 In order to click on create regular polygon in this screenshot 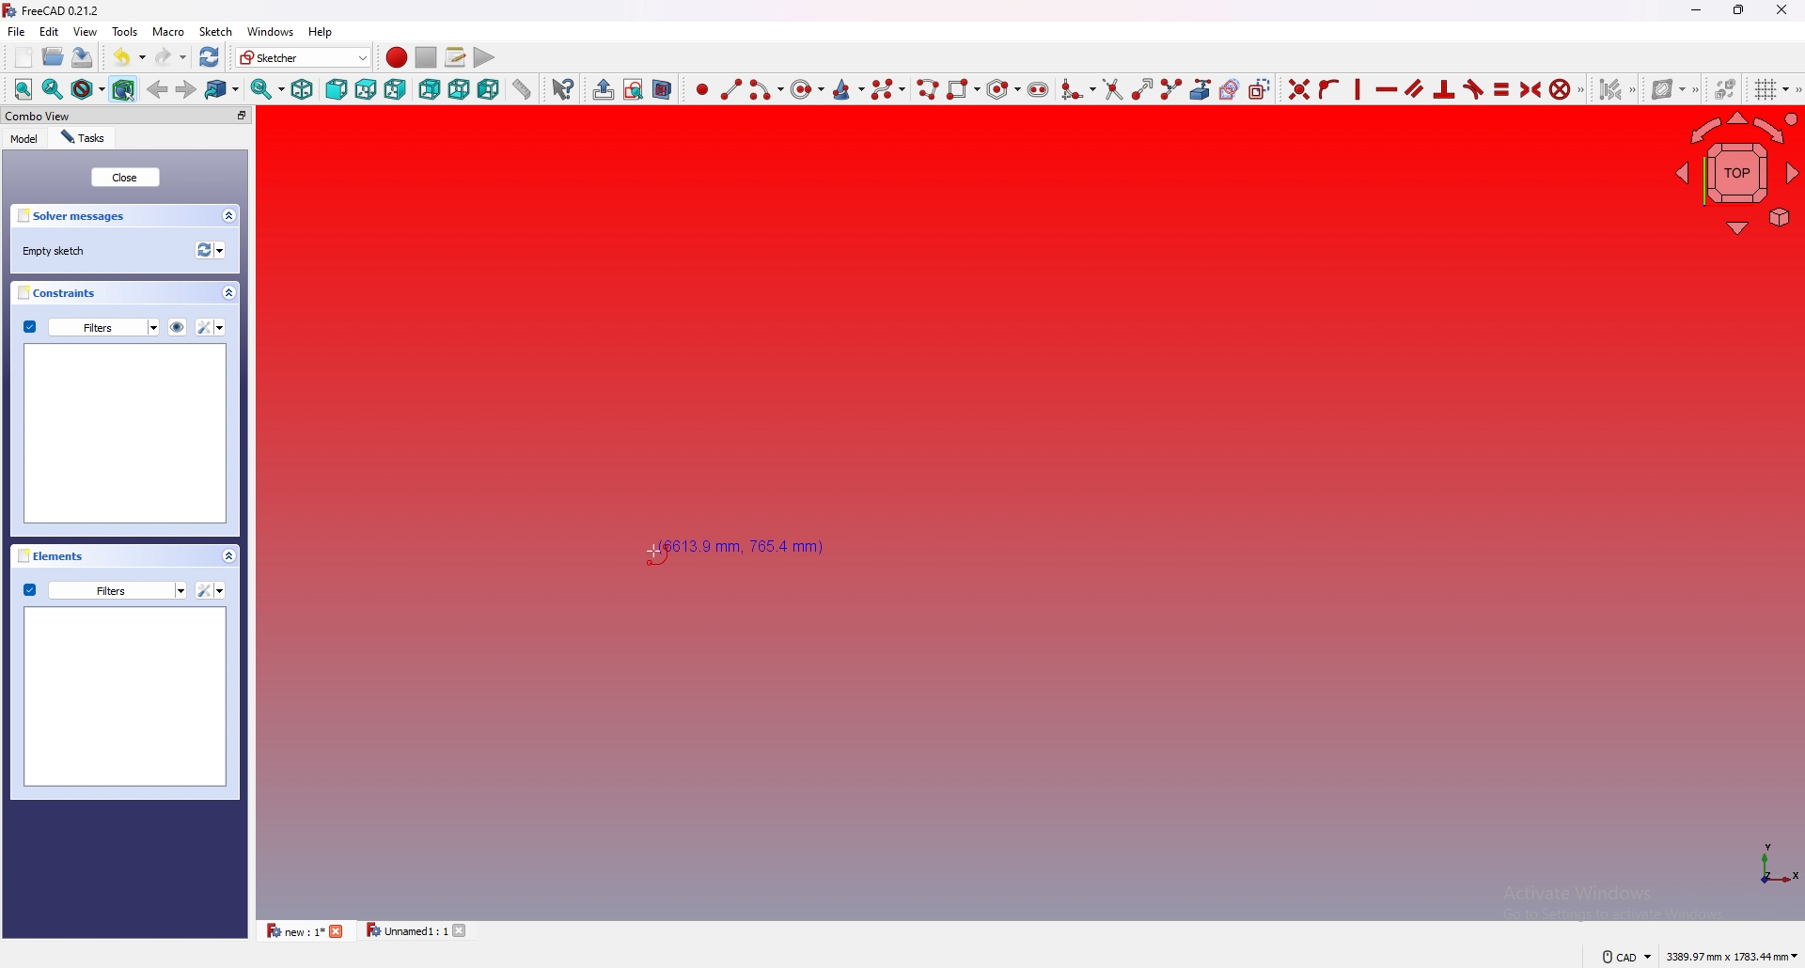, I will do `click(1003, 89)`.